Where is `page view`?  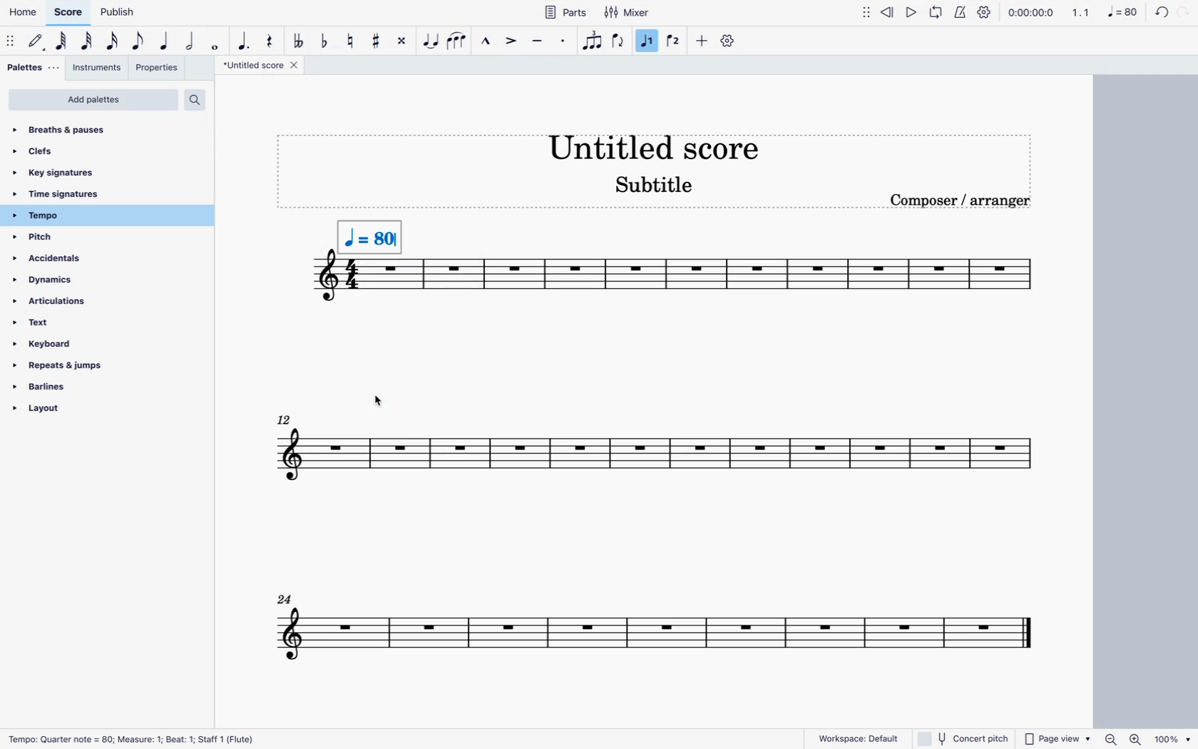 page view is located at coordinates (1059, 738).